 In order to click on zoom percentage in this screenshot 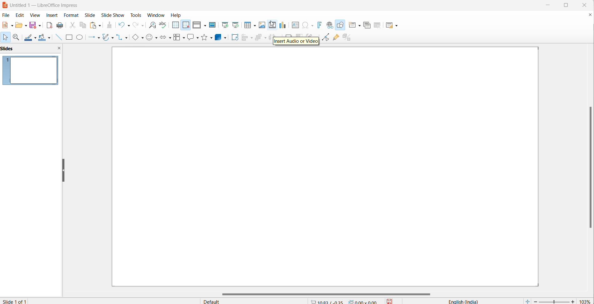, I will do `click(586, 300)`.